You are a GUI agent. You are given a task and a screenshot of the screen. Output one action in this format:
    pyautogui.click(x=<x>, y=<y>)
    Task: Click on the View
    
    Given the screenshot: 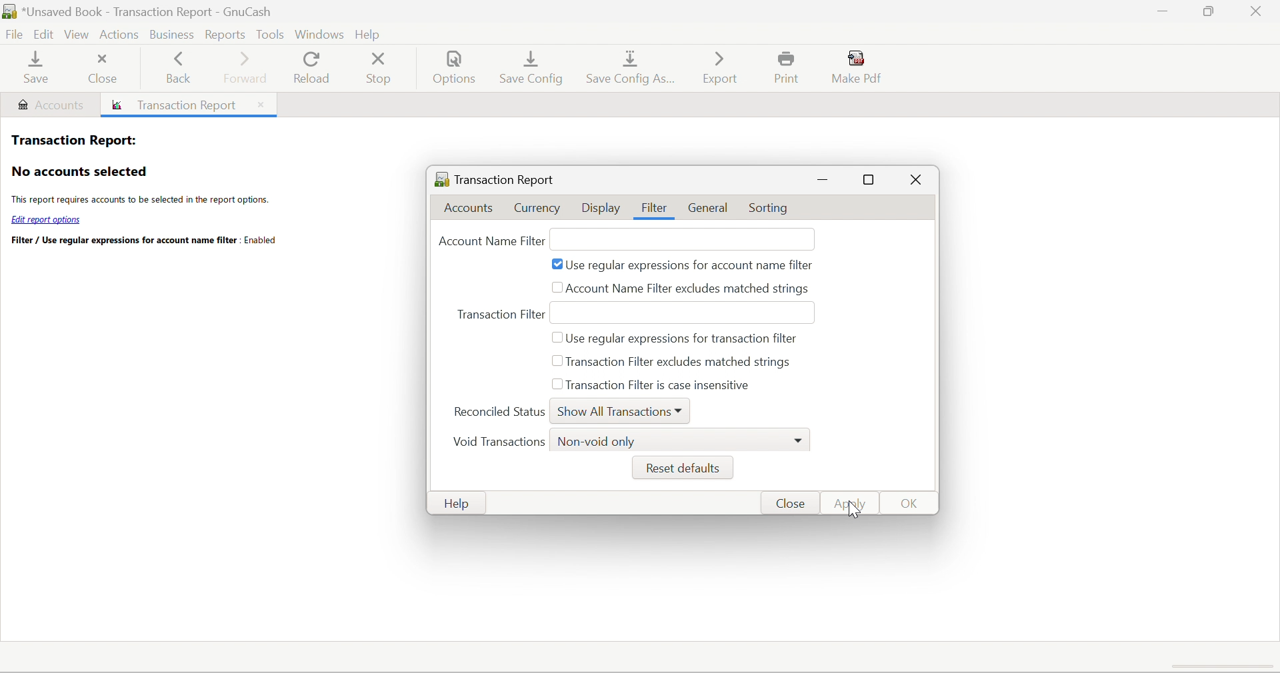 What is the action you would take?
    pyautogui.click(x=79, y=35)
    